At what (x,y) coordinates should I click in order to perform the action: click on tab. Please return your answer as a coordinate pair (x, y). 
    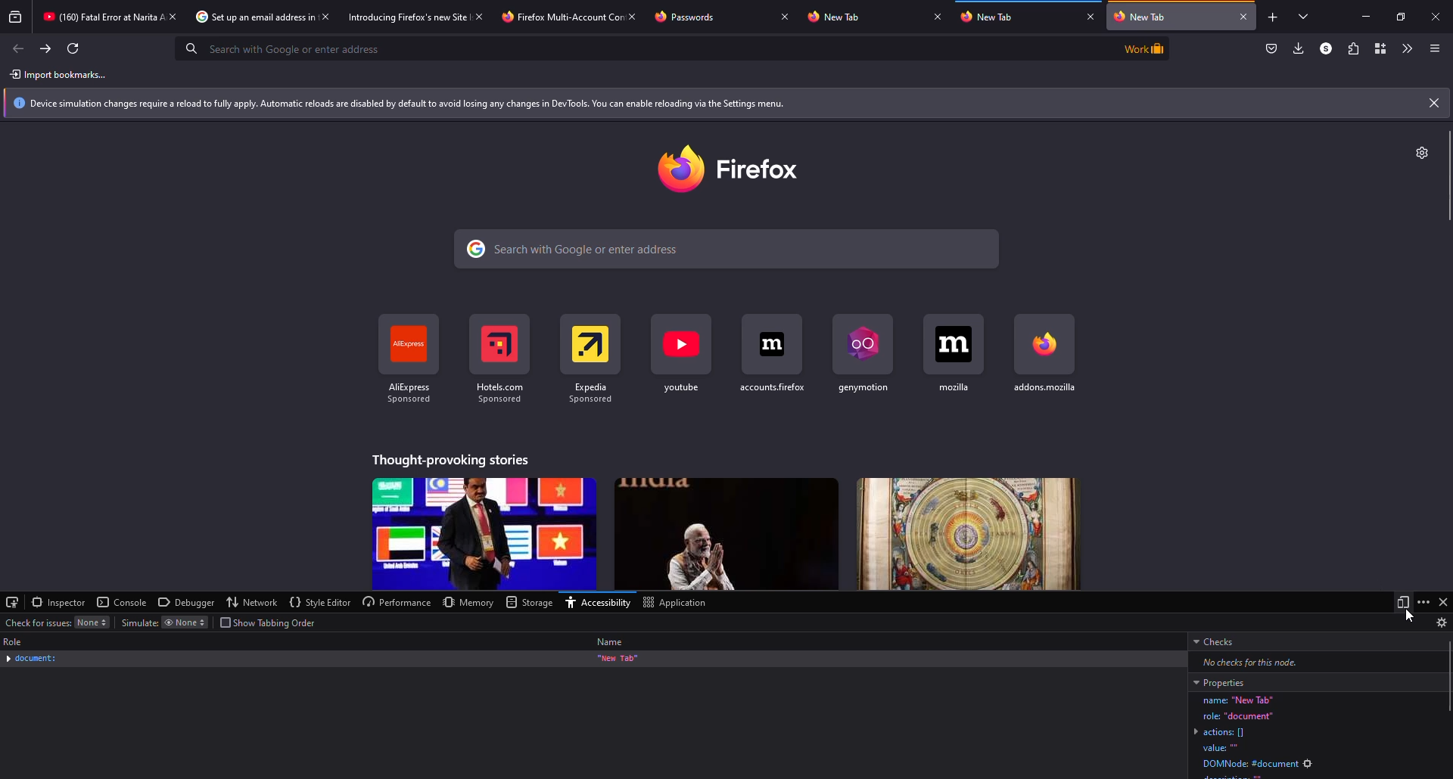
    Looking at the image, I should click on (552, 18).